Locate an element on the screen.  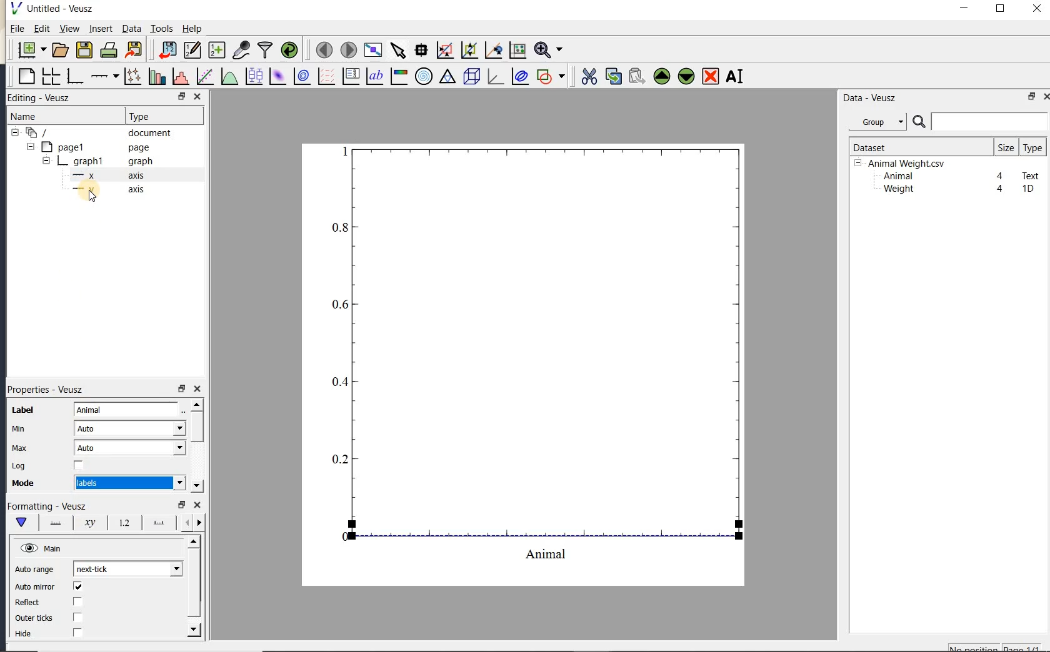
size is located at coordinates (1006, 147).